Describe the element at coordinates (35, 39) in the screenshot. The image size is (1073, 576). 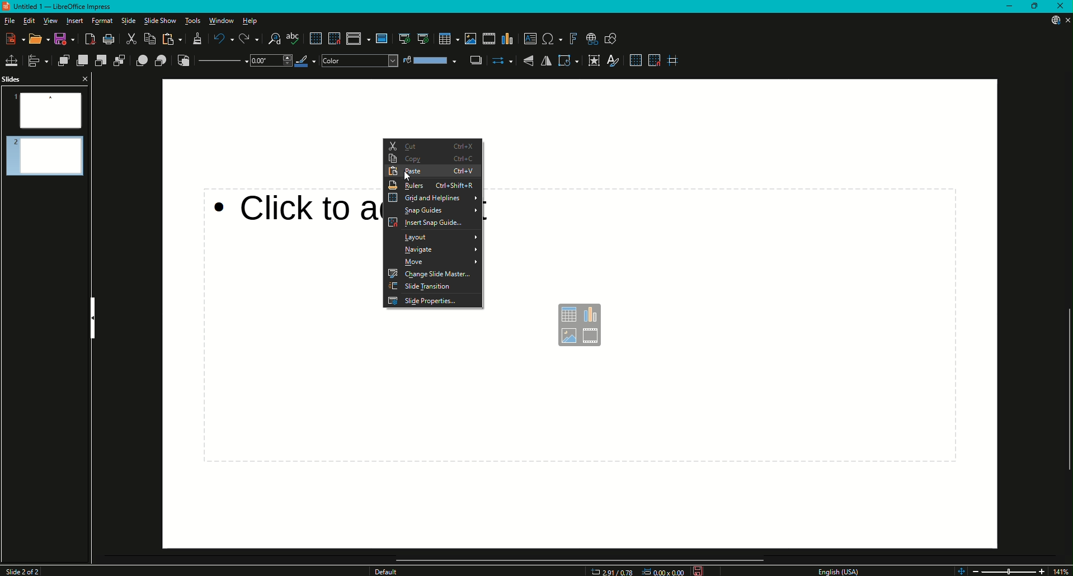
I see `Open` at that location.